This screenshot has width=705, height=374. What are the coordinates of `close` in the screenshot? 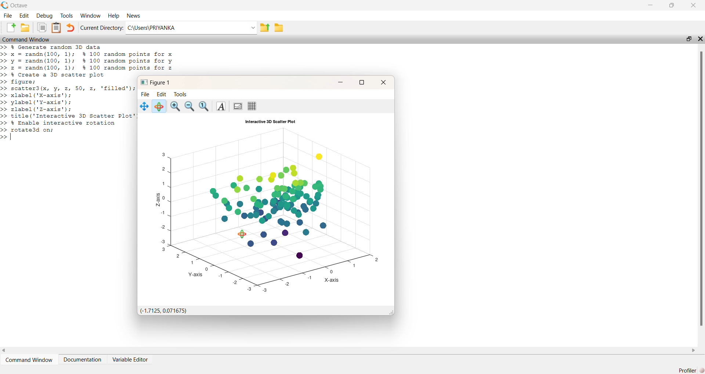 It's located at (694, 5).